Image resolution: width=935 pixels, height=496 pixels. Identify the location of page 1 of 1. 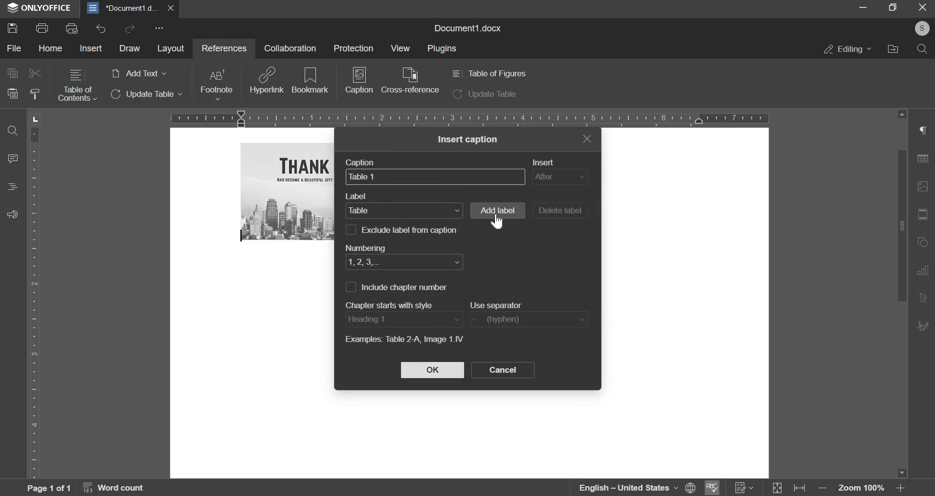
(47, 488).